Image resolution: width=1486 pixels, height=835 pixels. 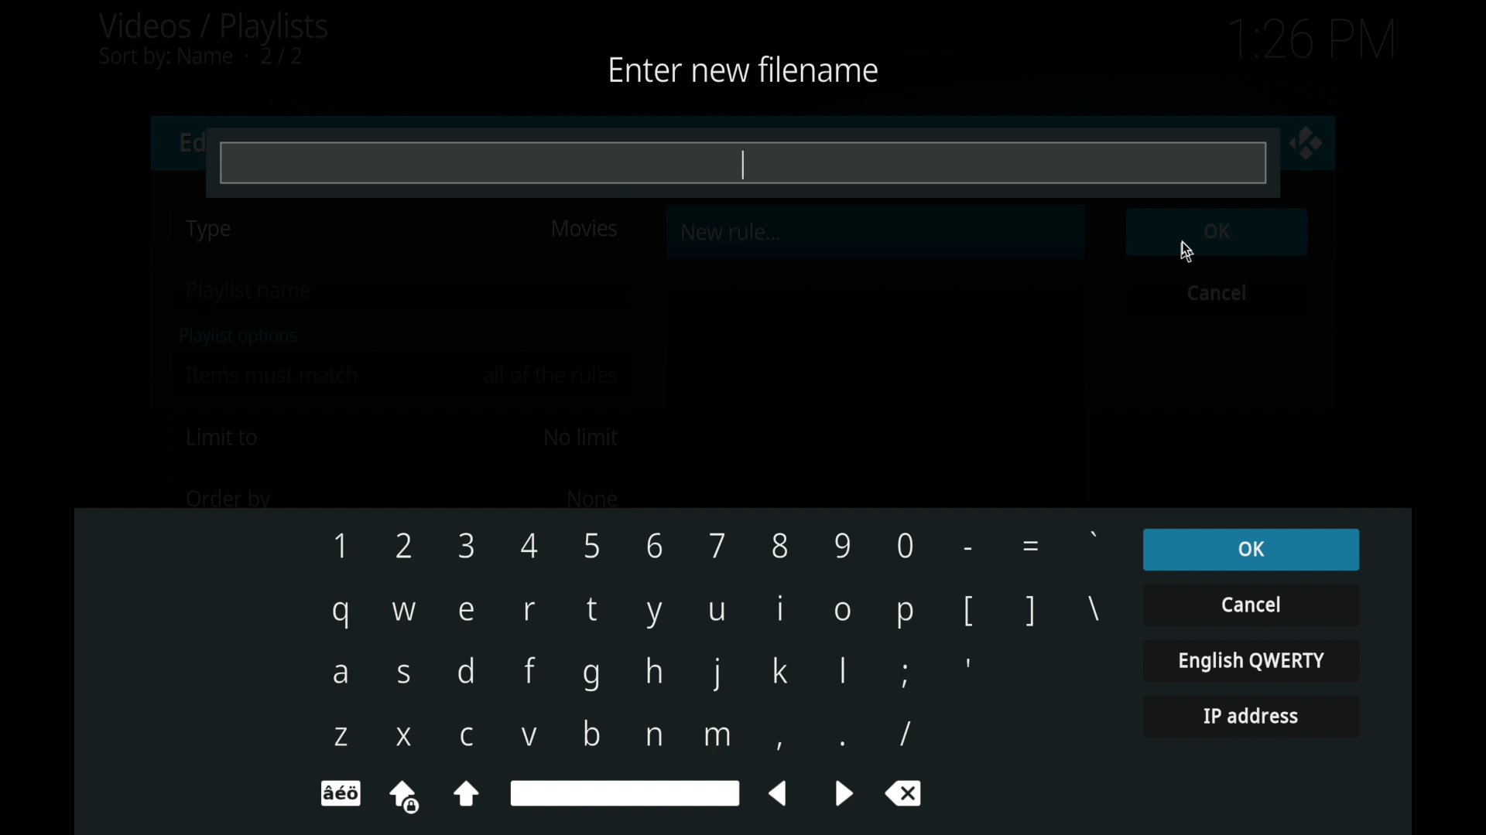 What do you see at coordinates (1217, 292) in the screenshot?
I see `cancel` at bounding box center [1217, 292].